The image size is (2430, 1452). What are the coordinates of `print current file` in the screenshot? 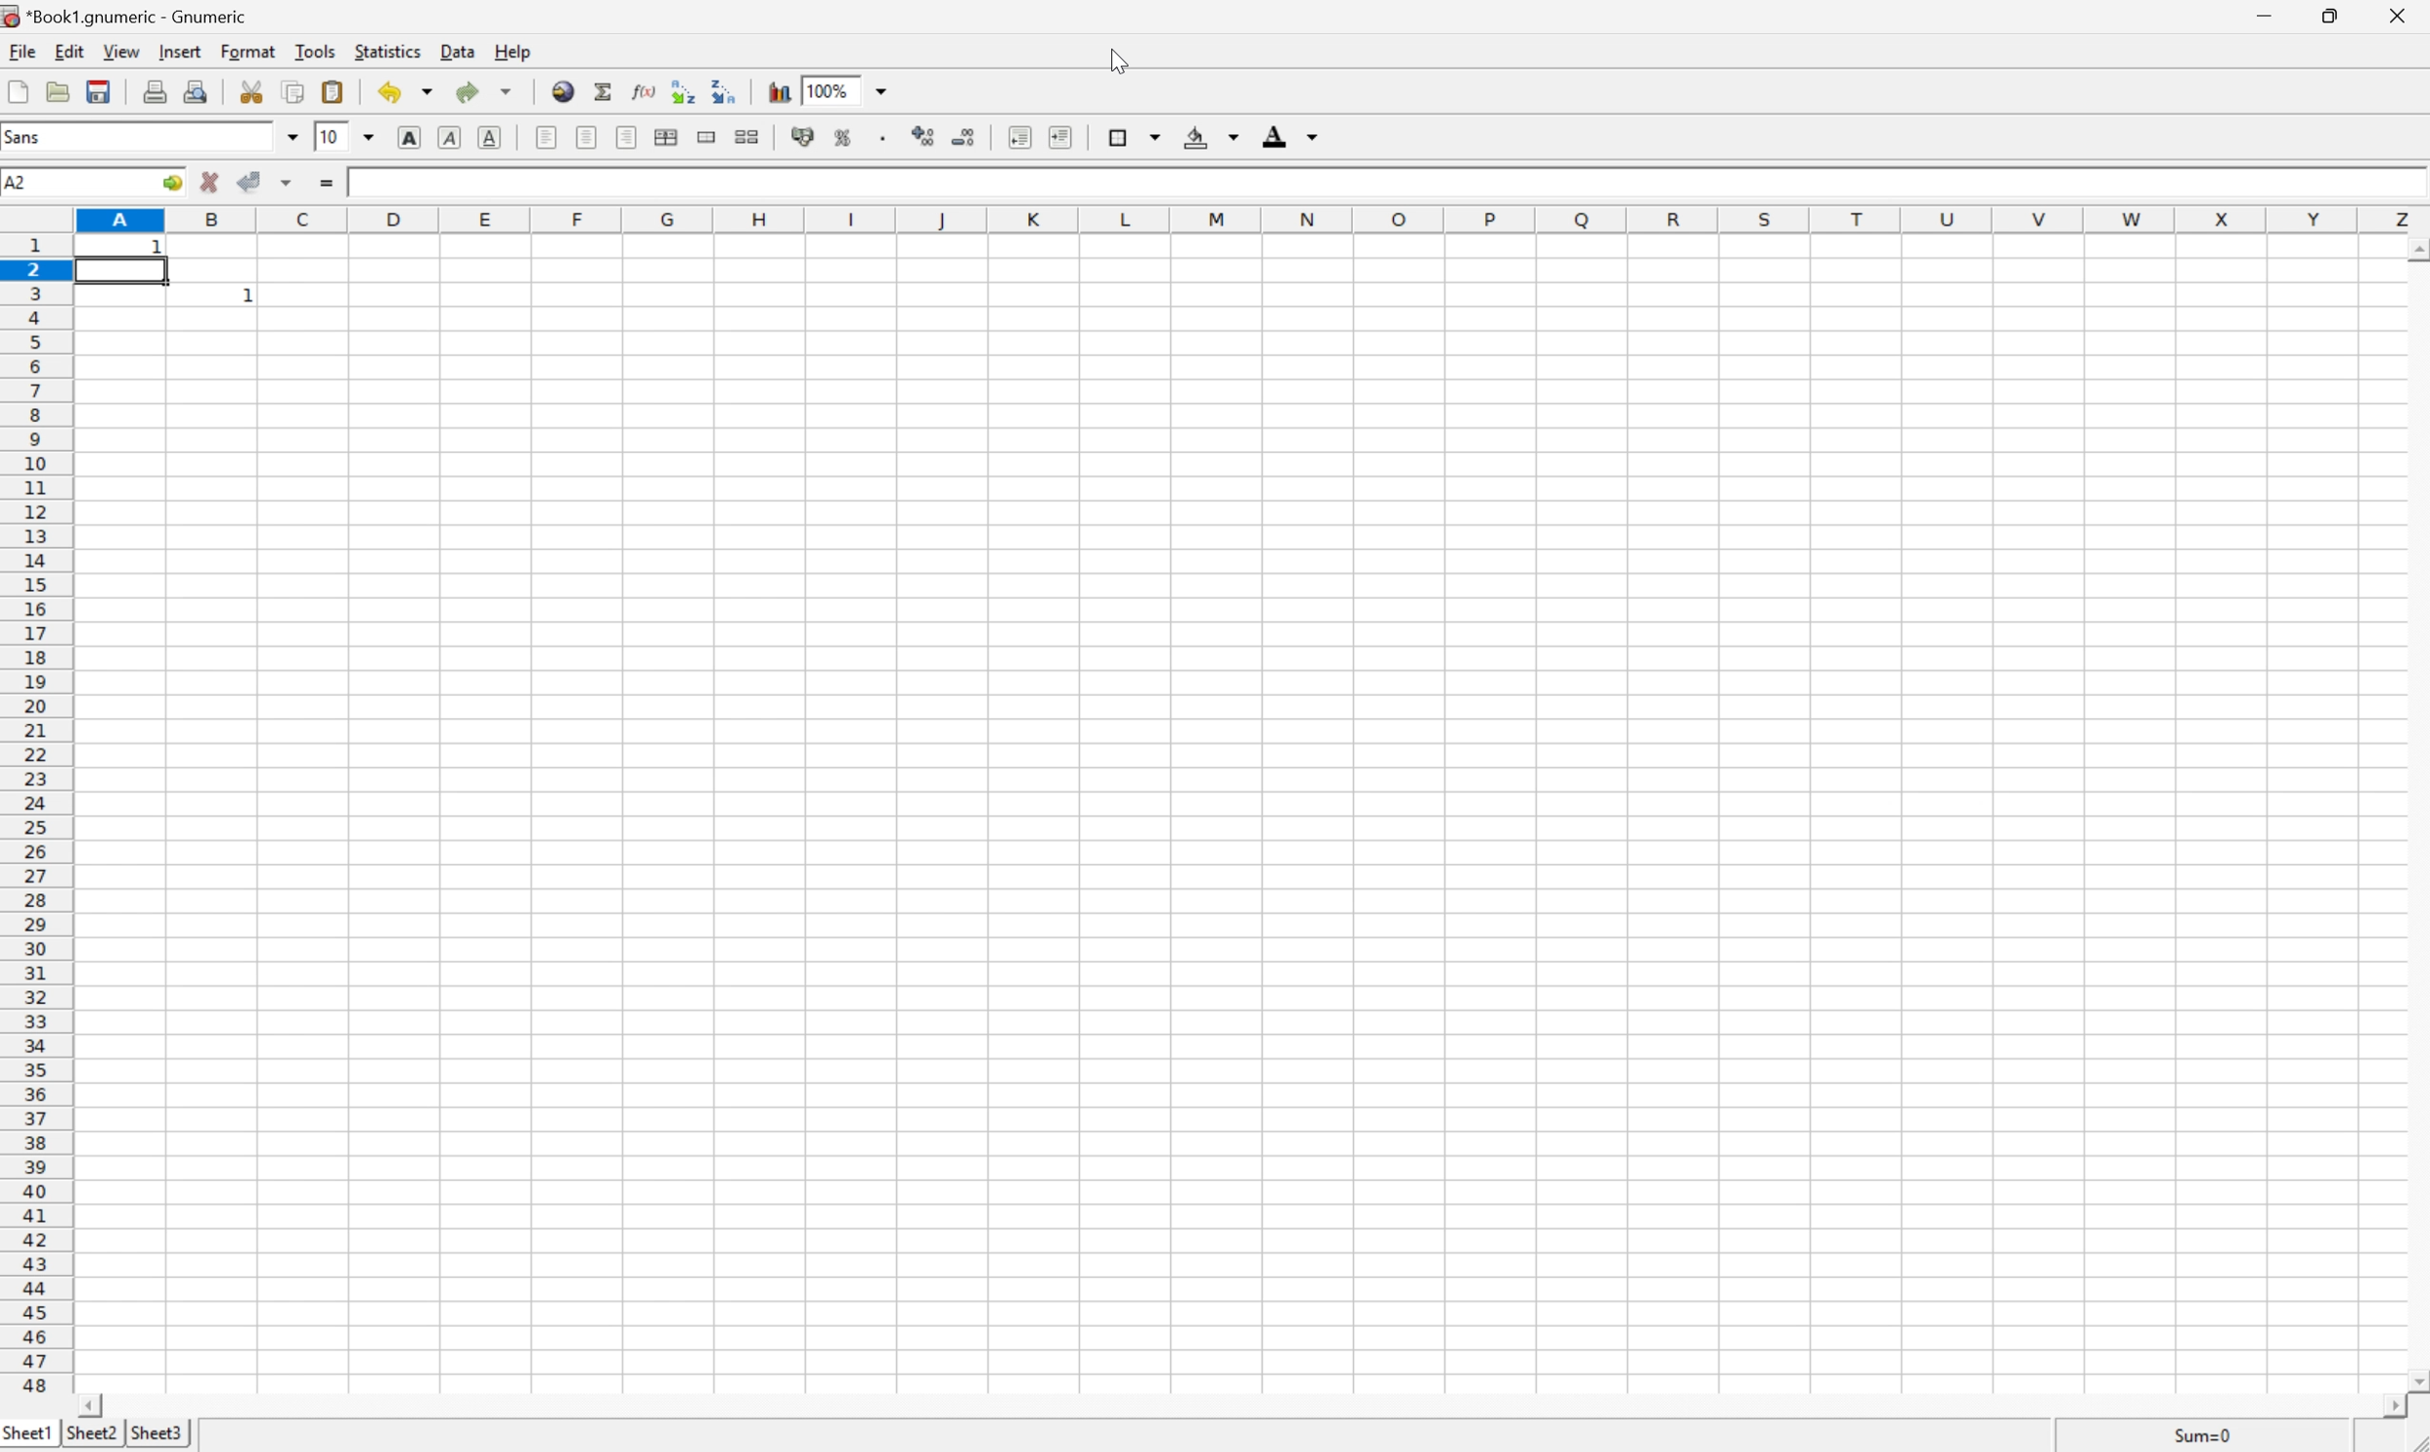 It's located at (156, 90).